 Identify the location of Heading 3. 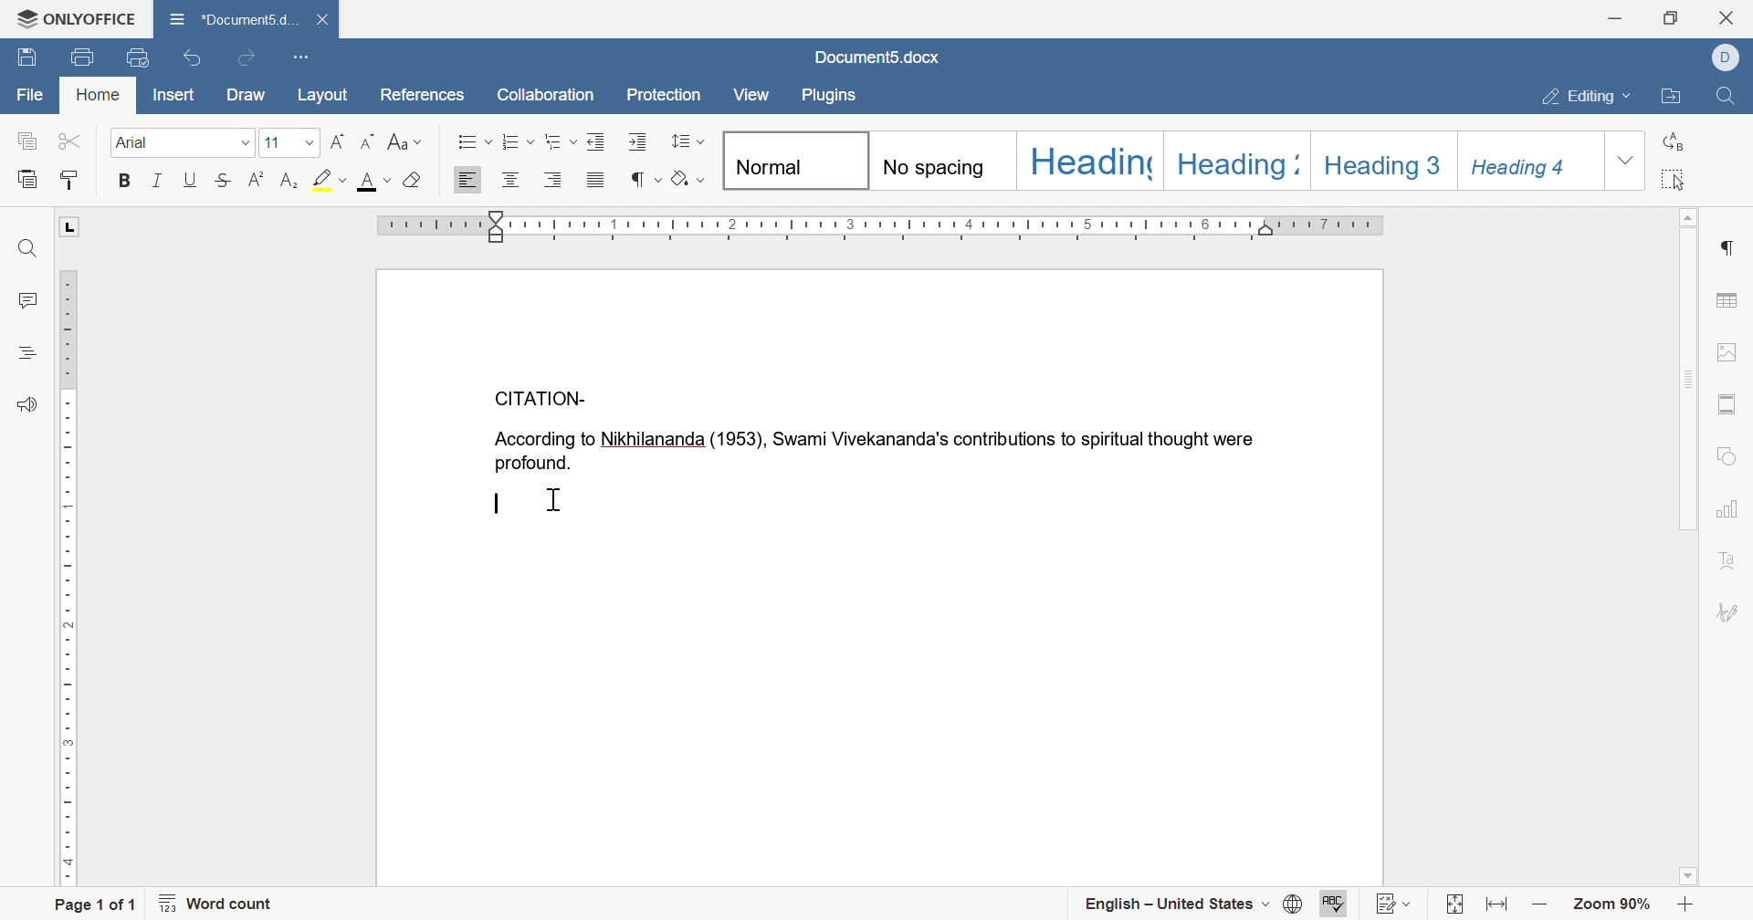
(1382, 161).